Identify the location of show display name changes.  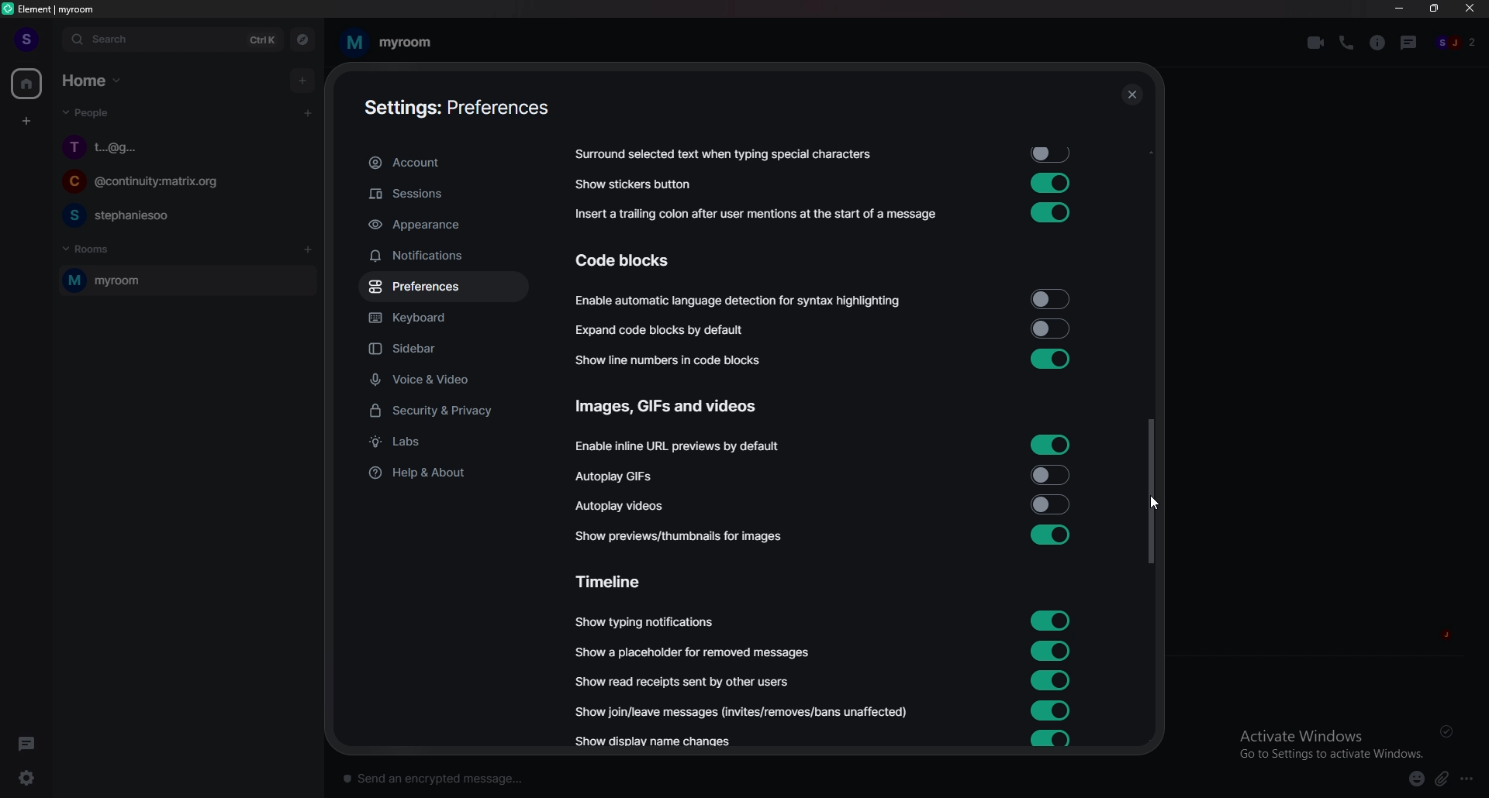
(660, 743).